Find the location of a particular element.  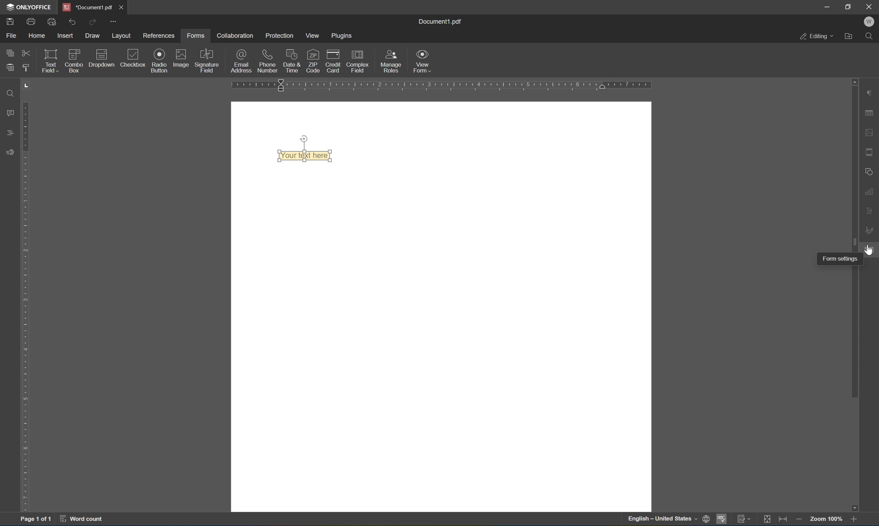

header and footer settings is located at coordinates (871, 152).